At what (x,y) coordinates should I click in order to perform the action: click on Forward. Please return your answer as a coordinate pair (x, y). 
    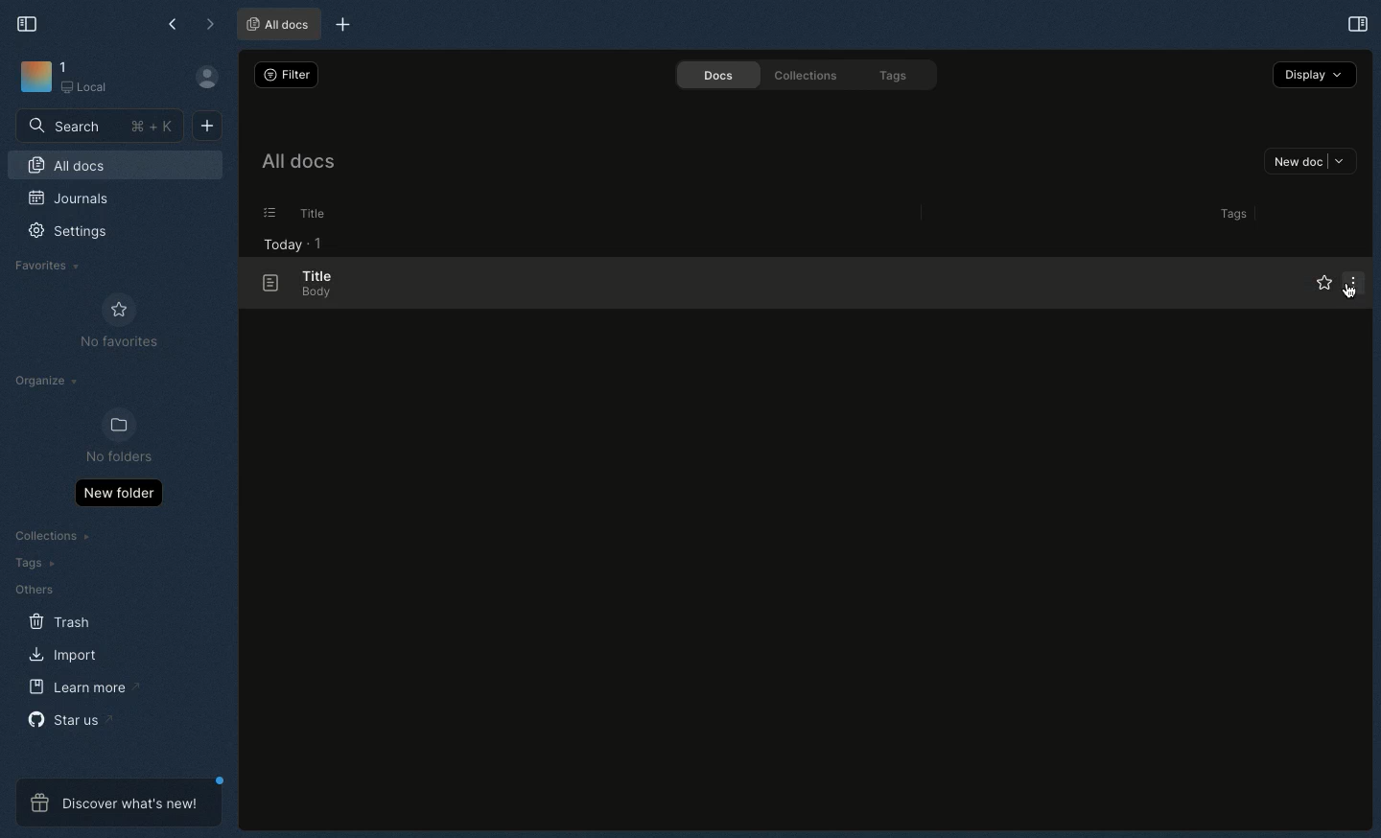
    Looking at the image, I should click on (210, 26).